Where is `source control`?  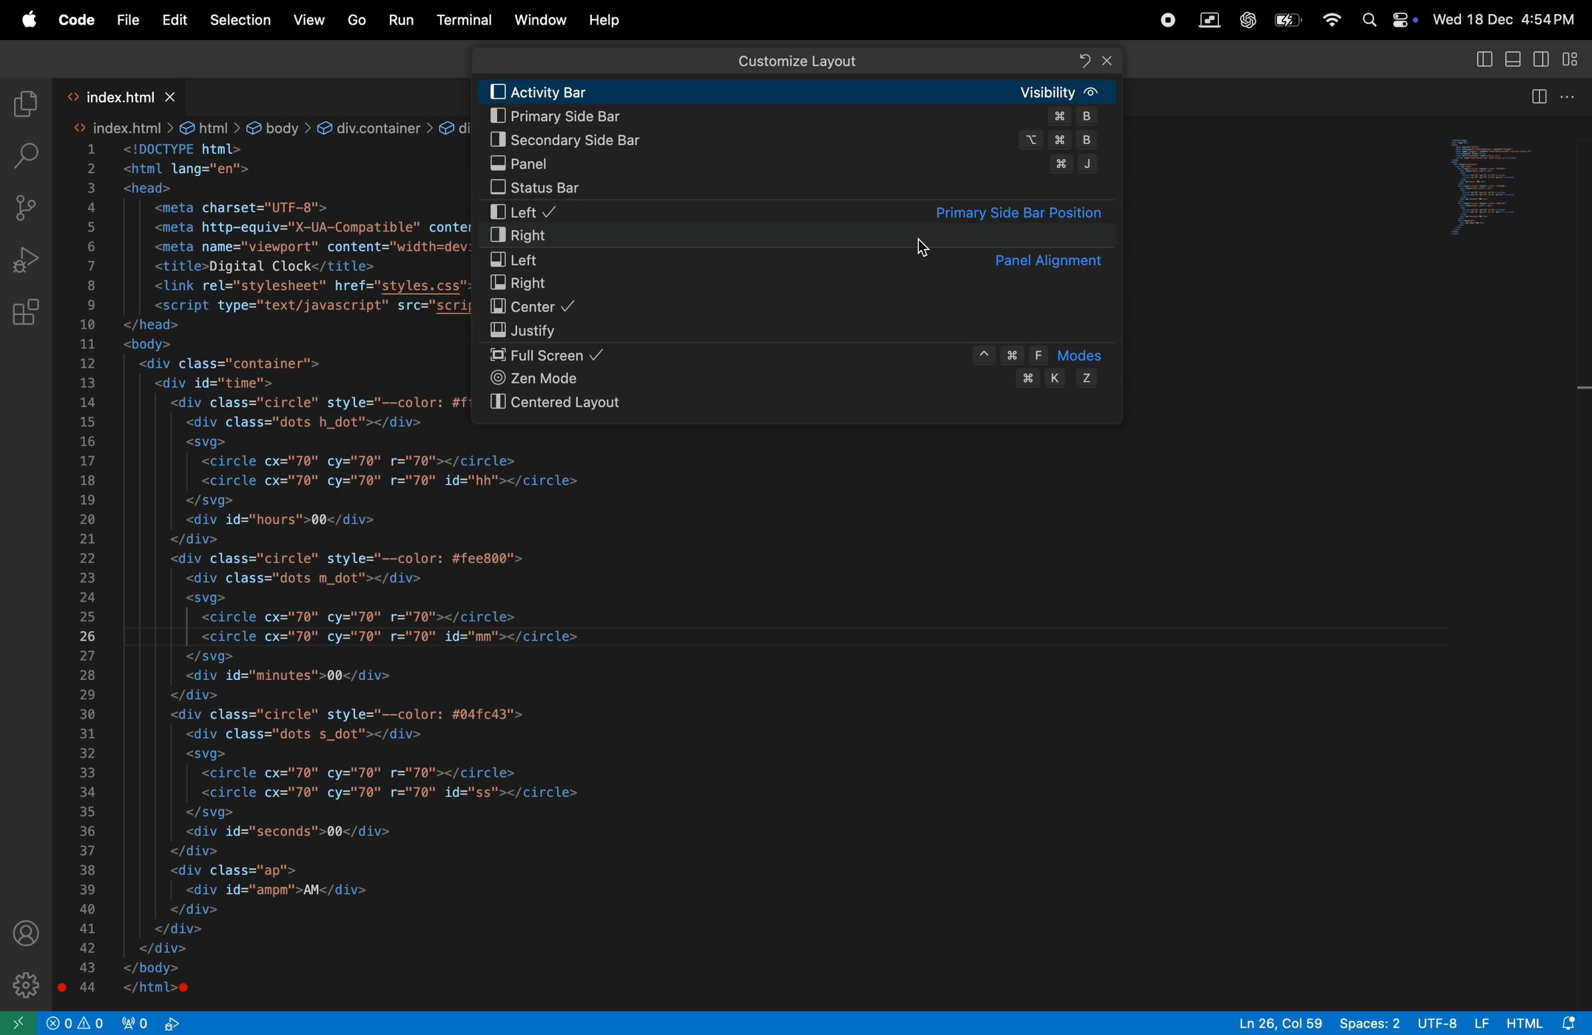
source control is located at coordinates (27, 205).